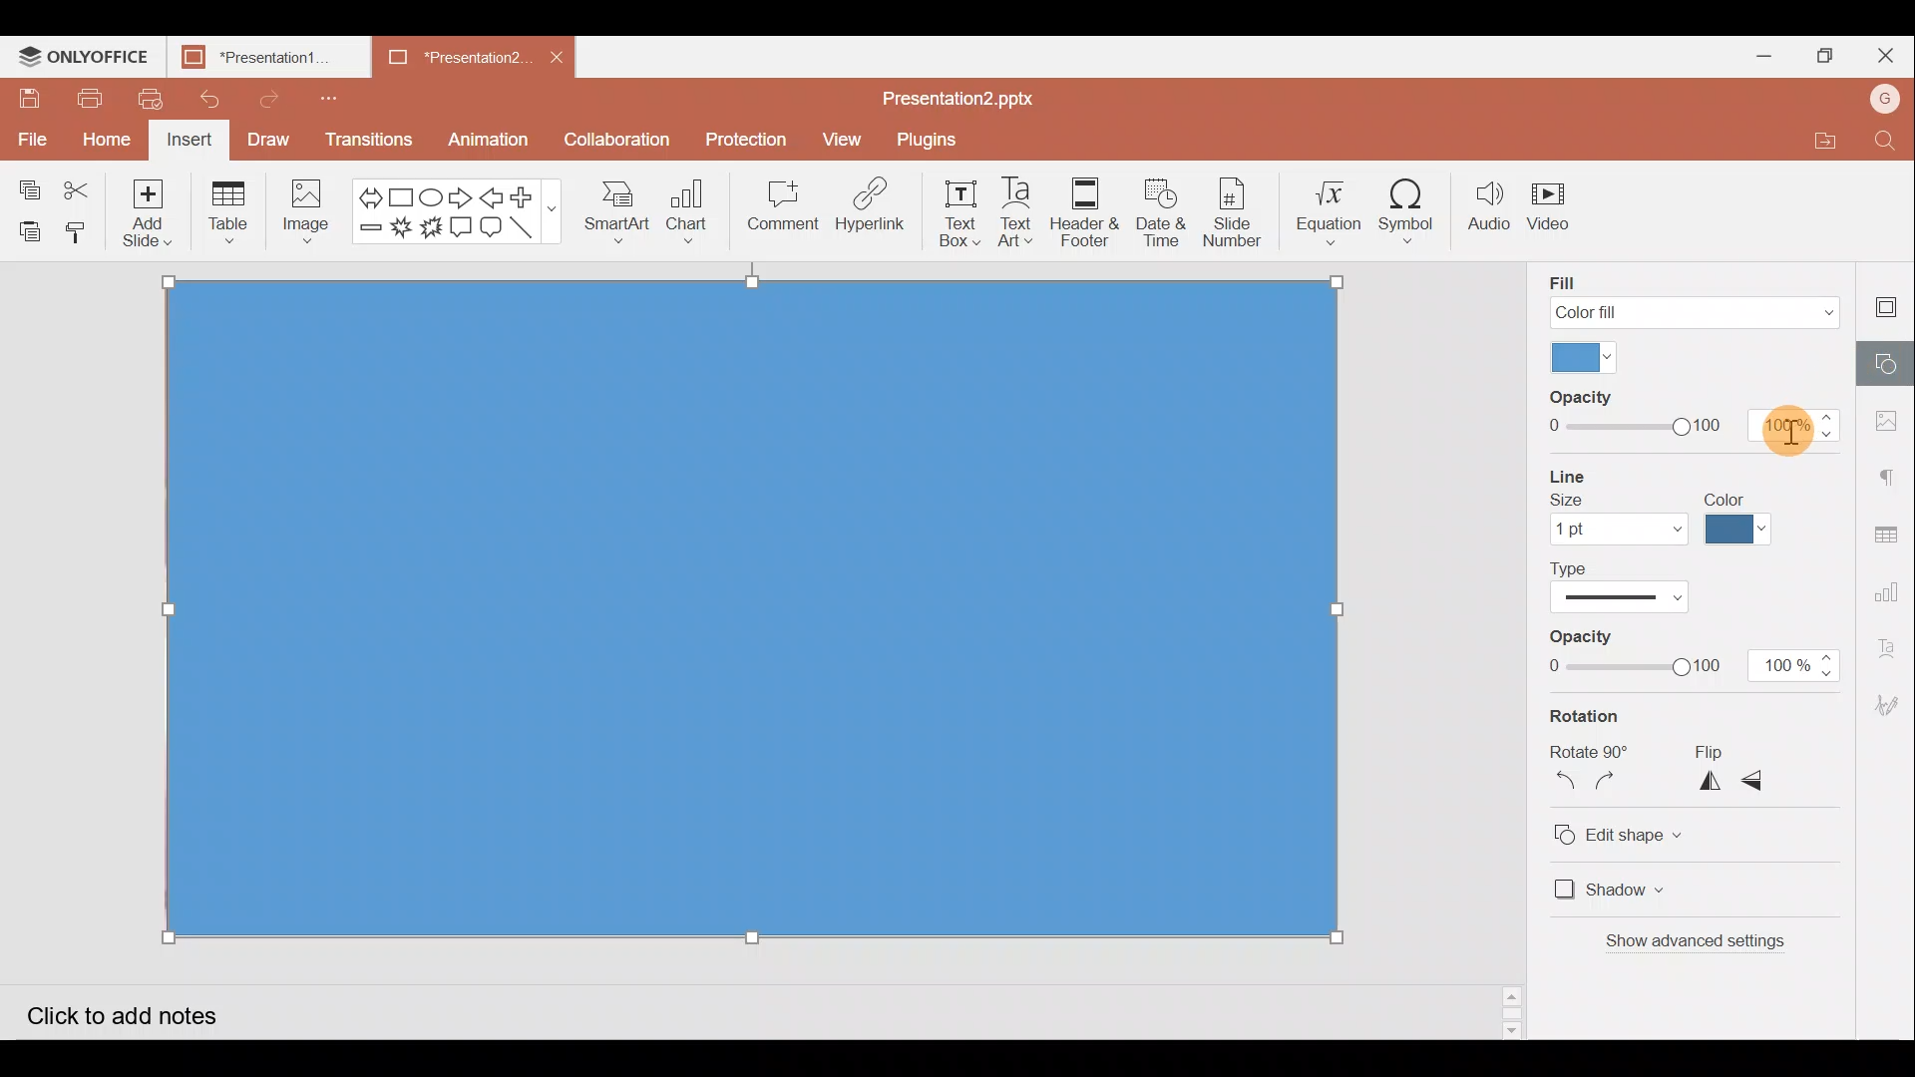  Describe the element at coordinates (1764, 783) in the screenshot. I see `Flip vertically` at that location.